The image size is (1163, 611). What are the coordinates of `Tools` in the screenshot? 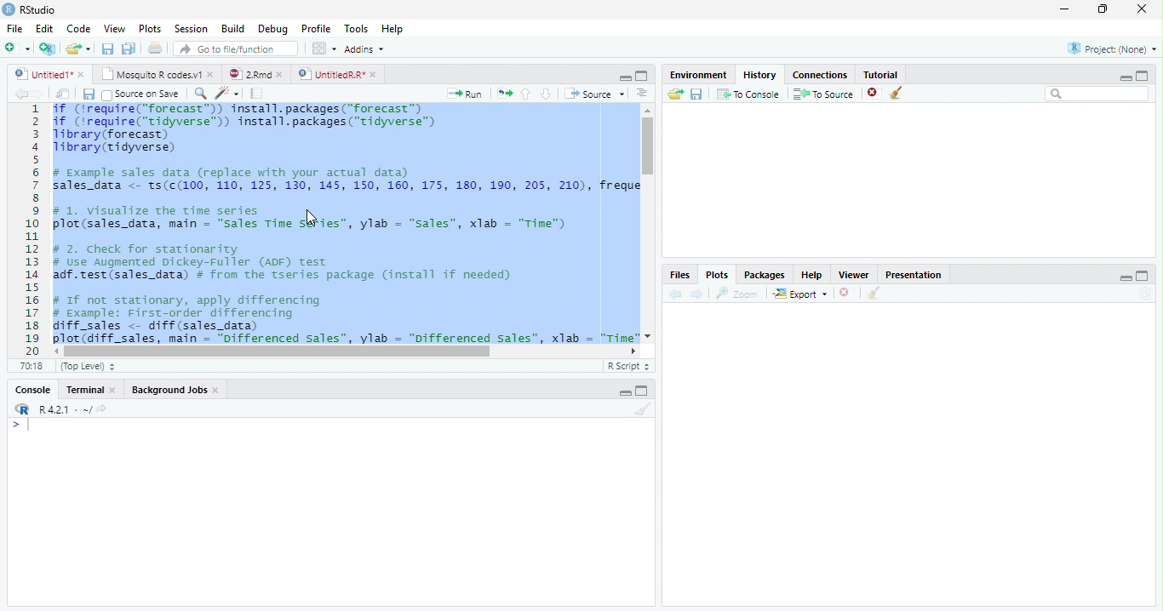 It's located at (355, 28).